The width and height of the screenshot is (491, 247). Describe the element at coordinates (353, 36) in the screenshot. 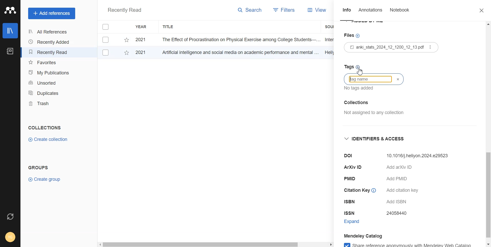

I see `Files` at that location.